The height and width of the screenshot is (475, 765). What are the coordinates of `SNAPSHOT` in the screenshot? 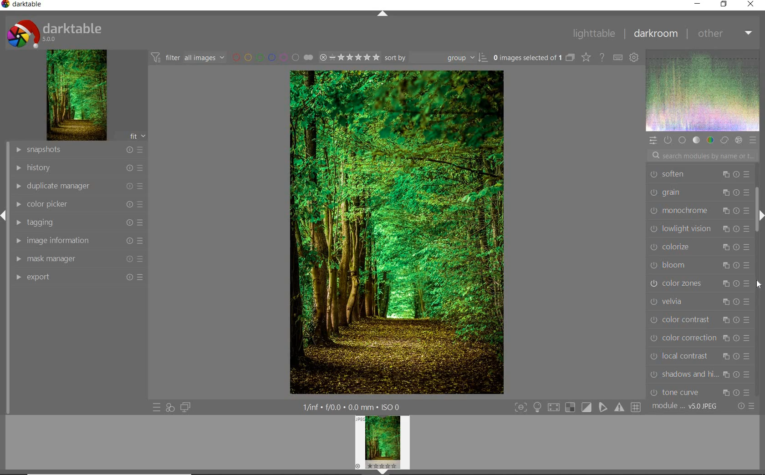 It's located at (79, 149).